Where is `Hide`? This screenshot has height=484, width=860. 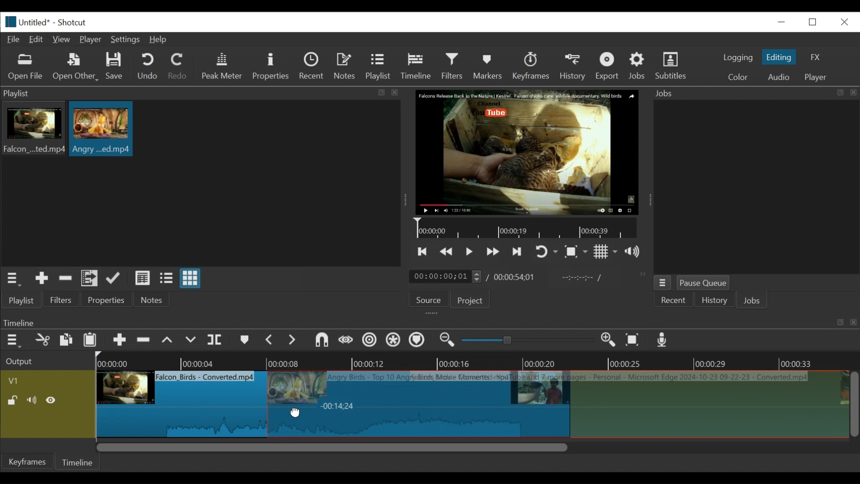
Hide is located at coordinates (53, 400).